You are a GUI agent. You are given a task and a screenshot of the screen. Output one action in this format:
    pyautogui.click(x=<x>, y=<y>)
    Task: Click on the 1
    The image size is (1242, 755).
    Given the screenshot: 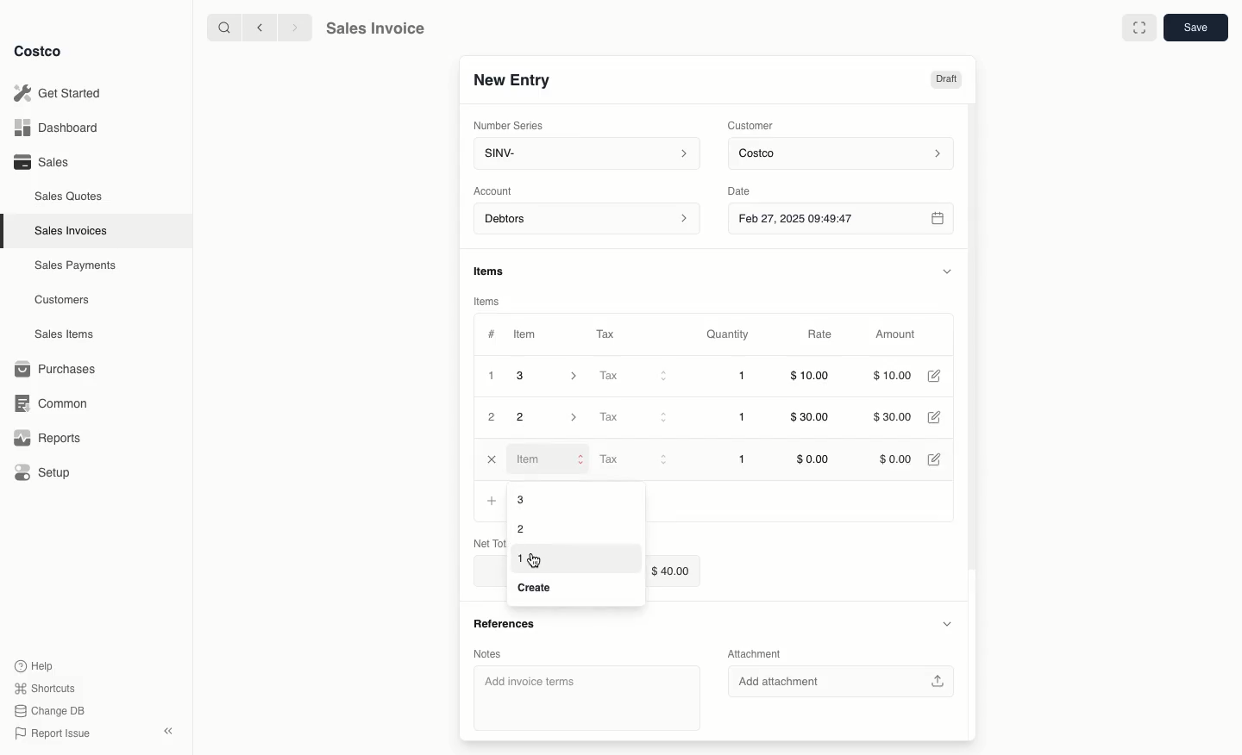 What is the action you would take?
    pyautogui.click(x=521, y=558)
    